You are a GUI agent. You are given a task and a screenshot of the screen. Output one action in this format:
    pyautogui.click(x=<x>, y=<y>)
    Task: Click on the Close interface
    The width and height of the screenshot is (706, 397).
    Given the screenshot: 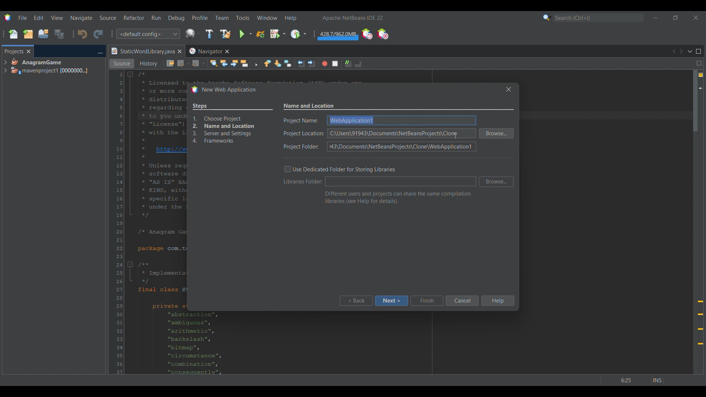 What is the action you would take?
    pyautogui.click(x=696, y=18)
    